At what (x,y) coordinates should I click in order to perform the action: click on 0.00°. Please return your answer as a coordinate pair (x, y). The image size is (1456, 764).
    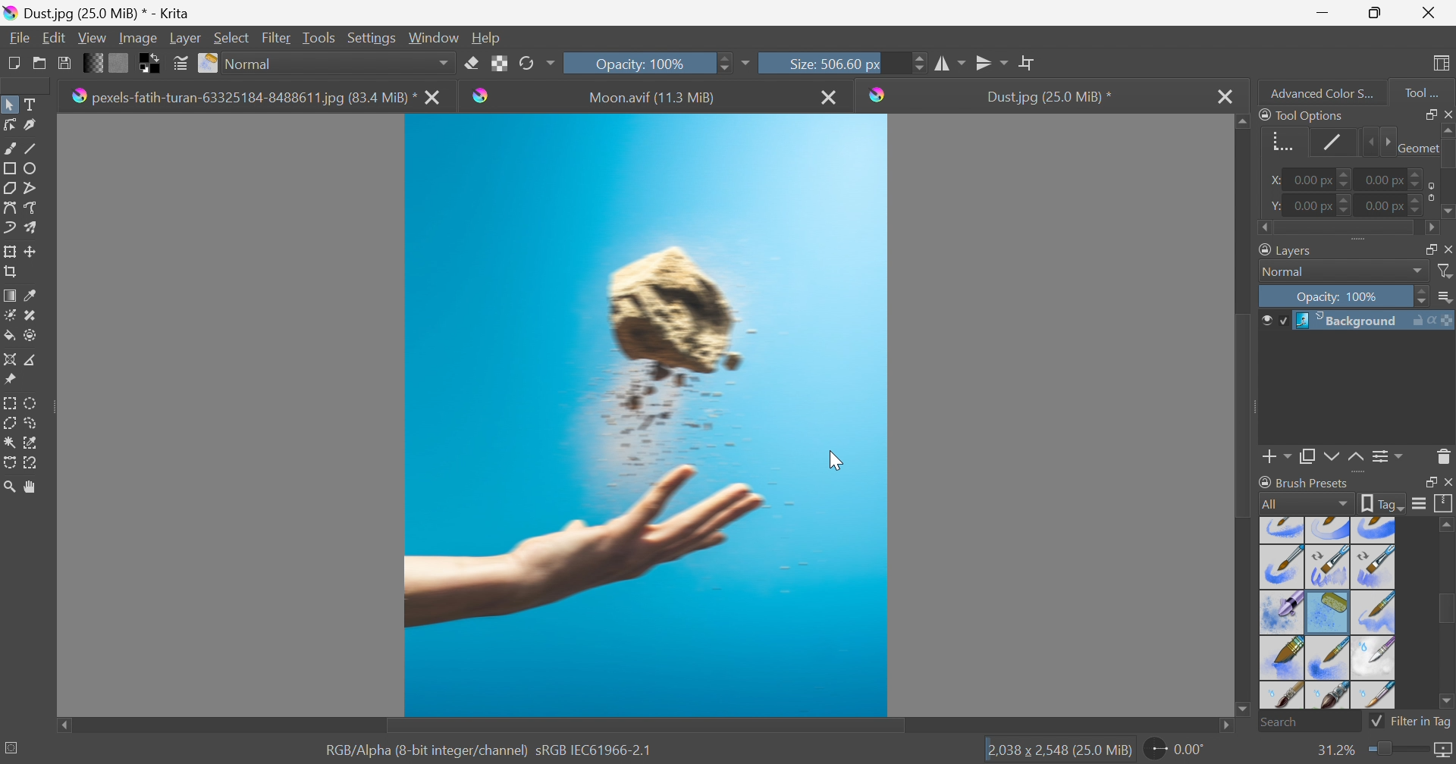
    Looking at the image, I should click on (1176, 751).